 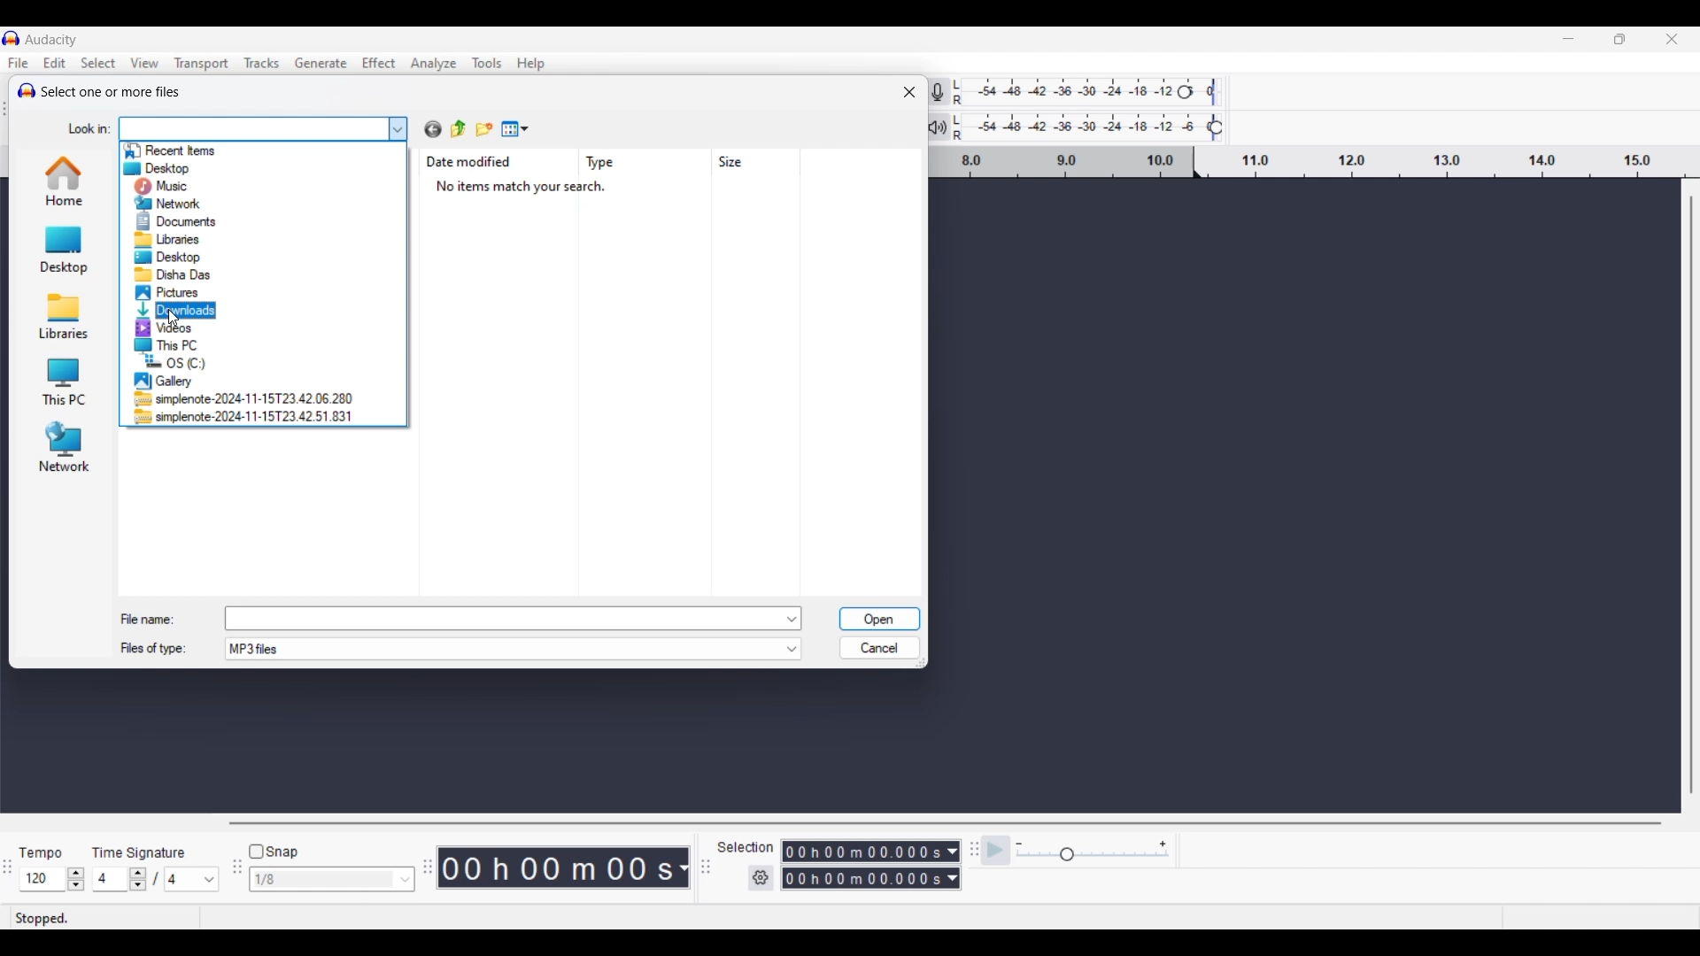 What do you see at coordinates (488, 64) in the screenshot?
I see `Tools menu` at bounding box center [488, 64].